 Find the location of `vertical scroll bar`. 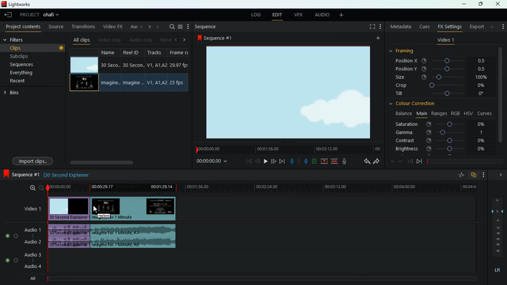

vertical scroll bar is located at coordinates (501, 100).